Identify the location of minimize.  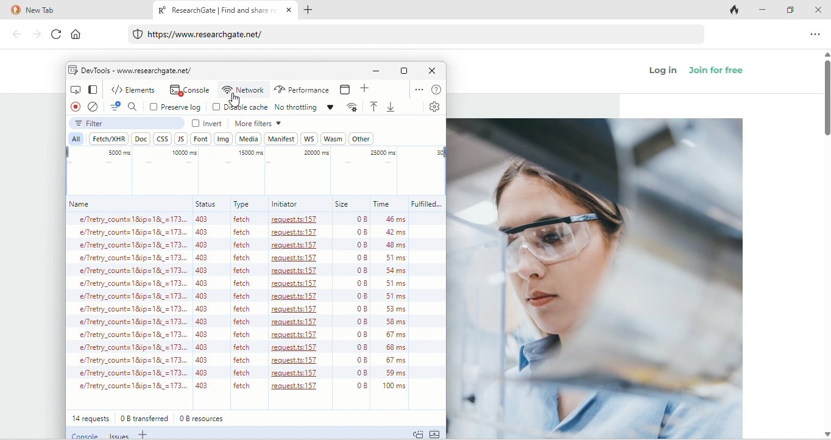
(765, 10).